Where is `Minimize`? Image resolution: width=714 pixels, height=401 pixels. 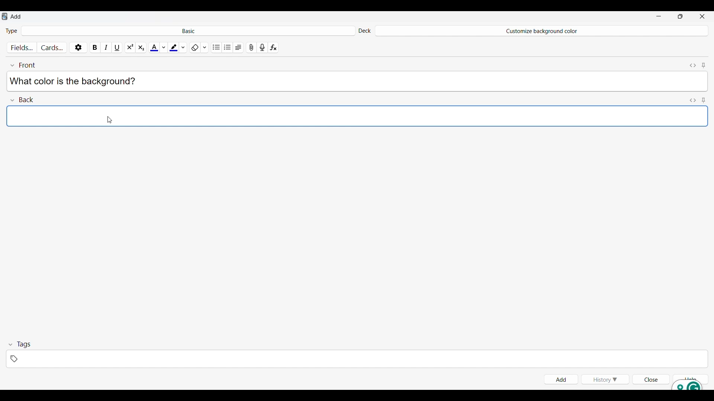
Minimize is located at coordinates (659, 16).